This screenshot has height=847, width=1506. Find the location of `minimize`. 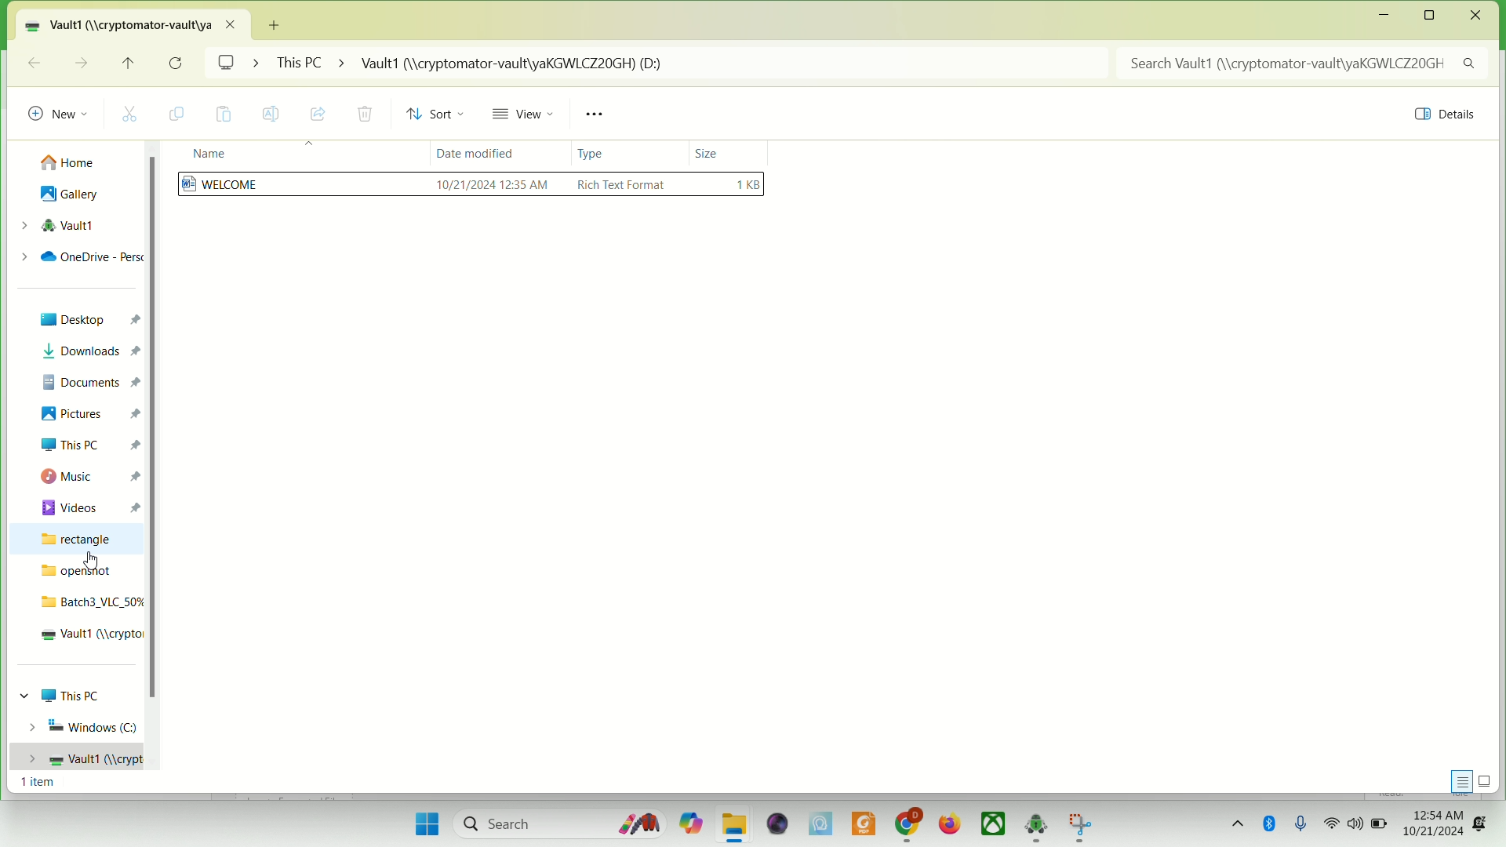

minimize is located at coordinates (1384, 16).